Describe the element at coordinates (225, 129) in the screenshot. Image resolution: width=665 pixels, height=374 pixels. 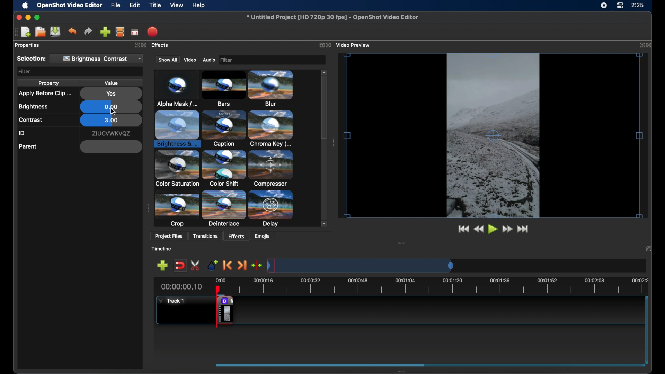
I see `color saturation` at that location.